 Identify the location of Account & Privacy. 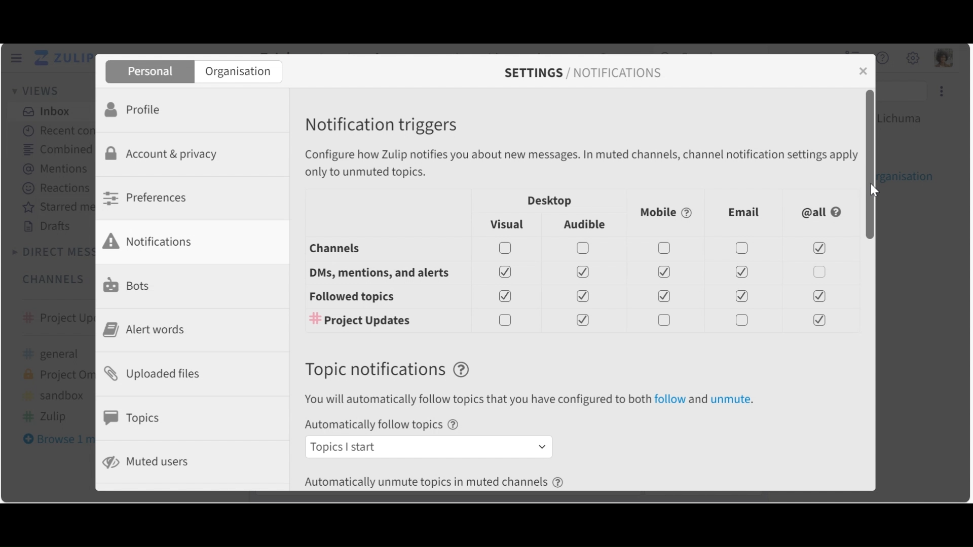
(165, 155).